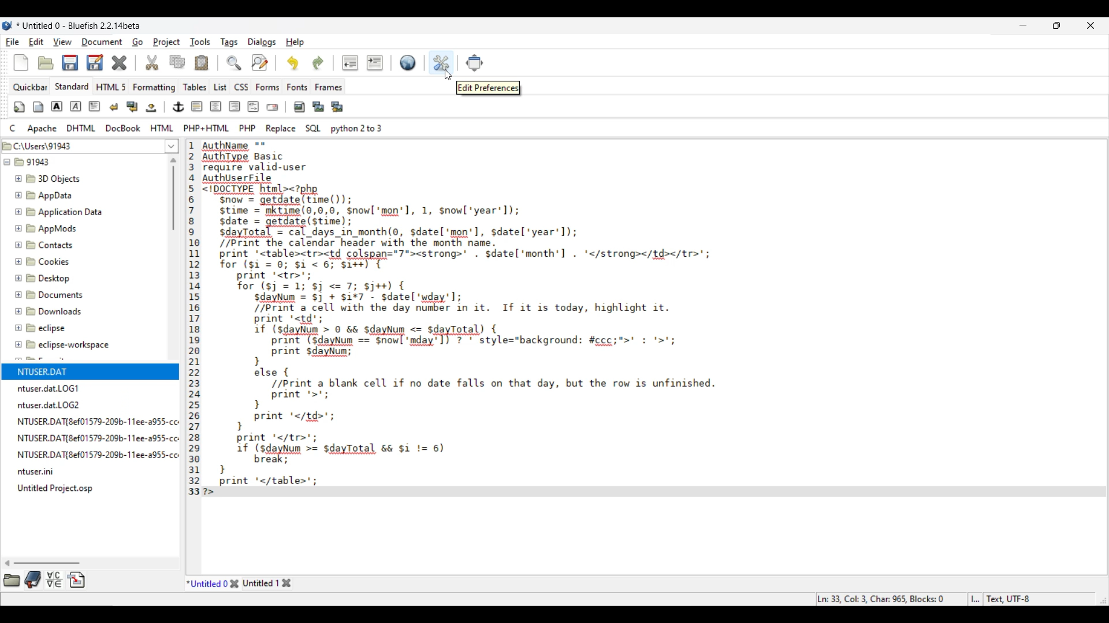  Describe the element at coordinates (49, 179) in the screenshot. I see ` 3D Objects.` at that location.